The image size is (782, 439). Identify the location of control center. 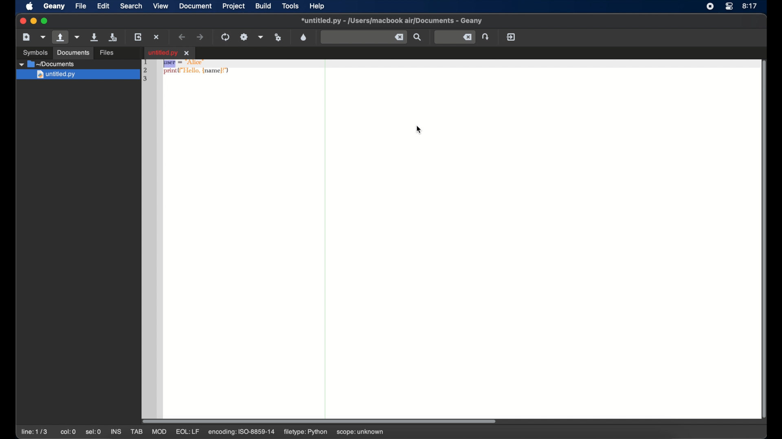
(729, 7).